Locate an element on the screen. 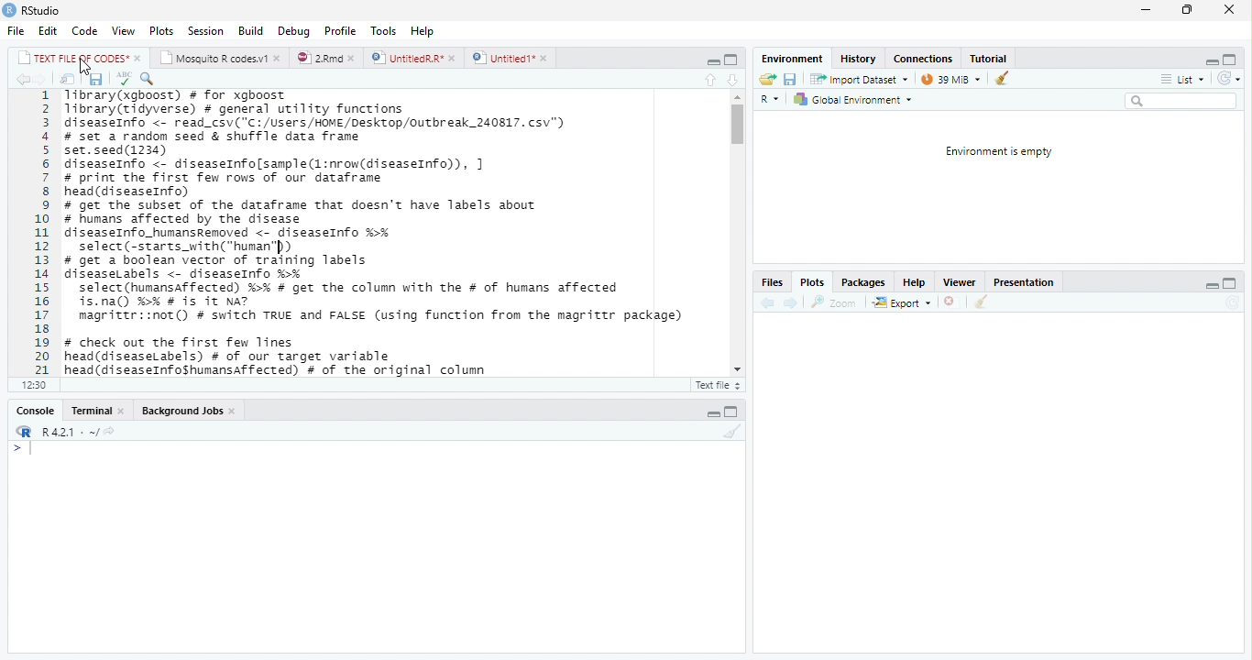 The image size is (1252, 660). # get a boolean vector of training labels
diseaseLabels <-_diseaseInfo %%
select (humansaffected) %>% # get the column with the # of humans affected
is.na() %% # is it Na?
magrittr::not() # switch TRUE and FALSE (using function from the magrittr package) is located at coordinates (377, 291).